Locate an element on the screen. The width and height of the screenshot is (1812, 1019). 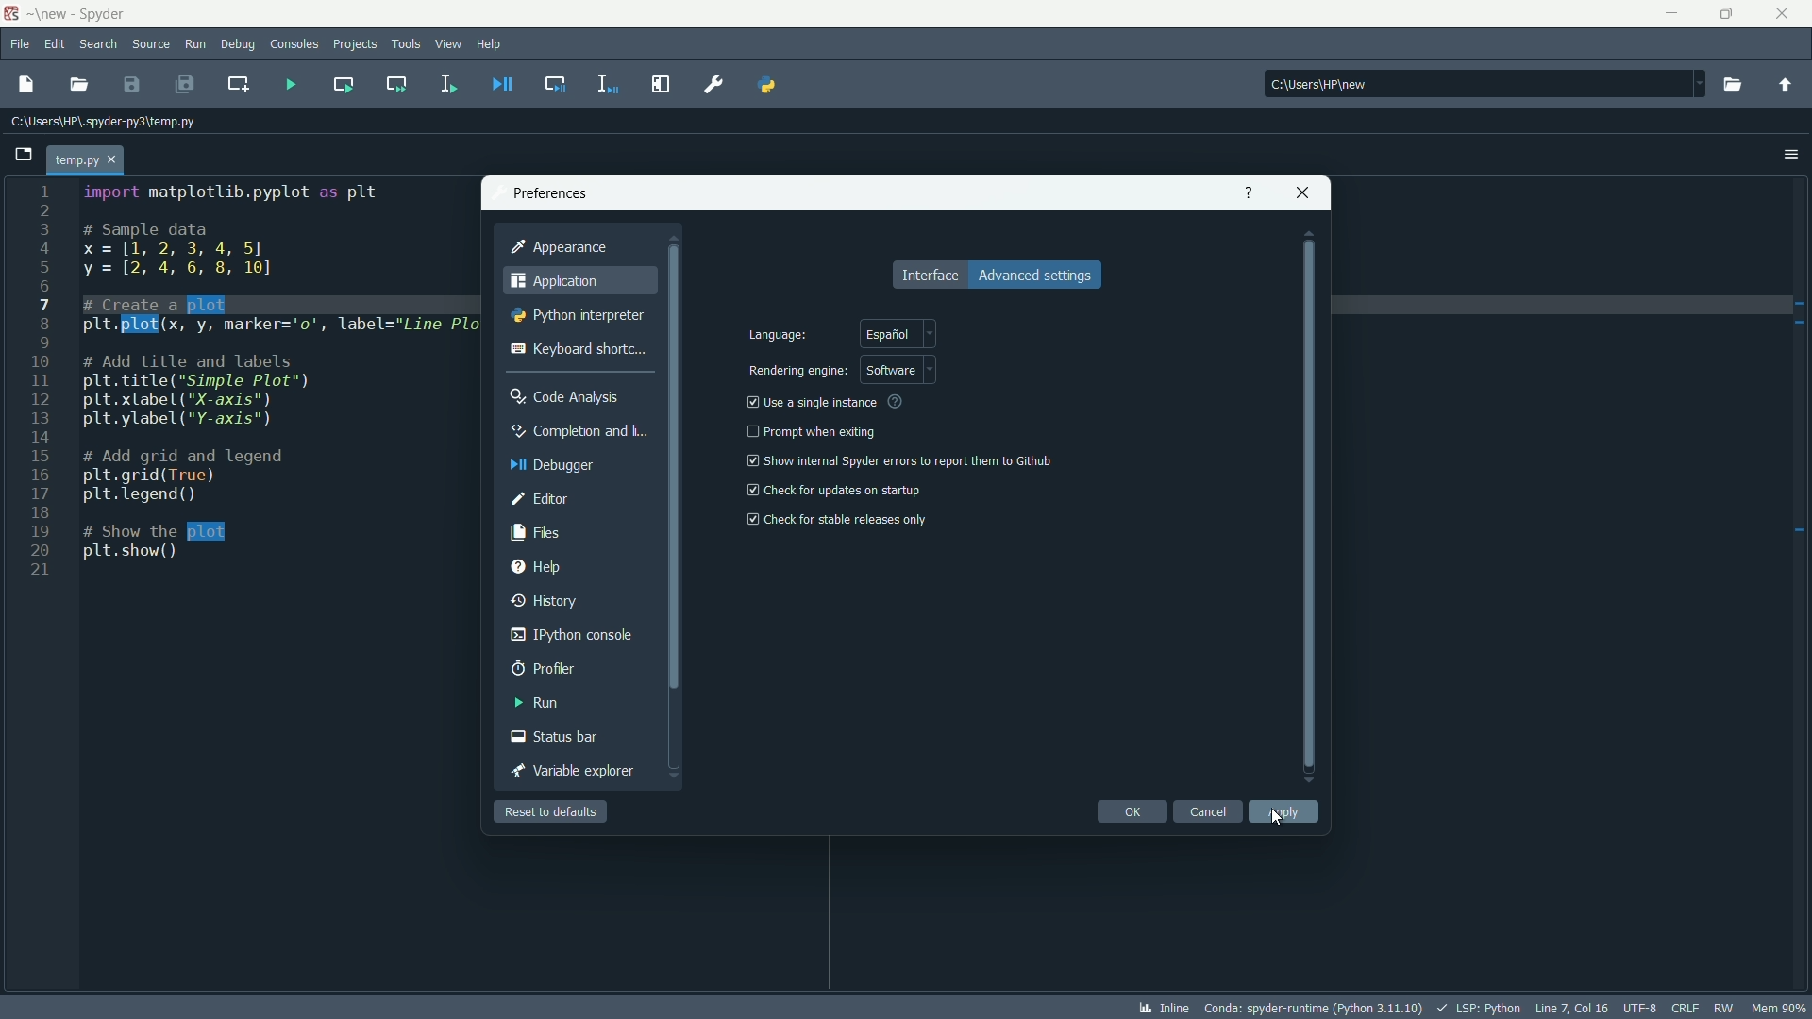
run file is located at coordinates (291, 84).